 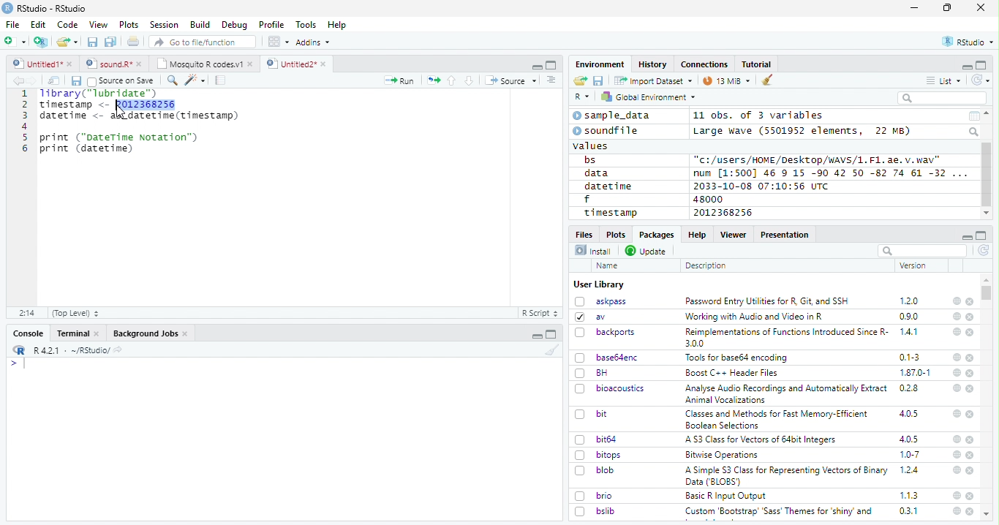 I want to click on close, so click(x=971, y=471).